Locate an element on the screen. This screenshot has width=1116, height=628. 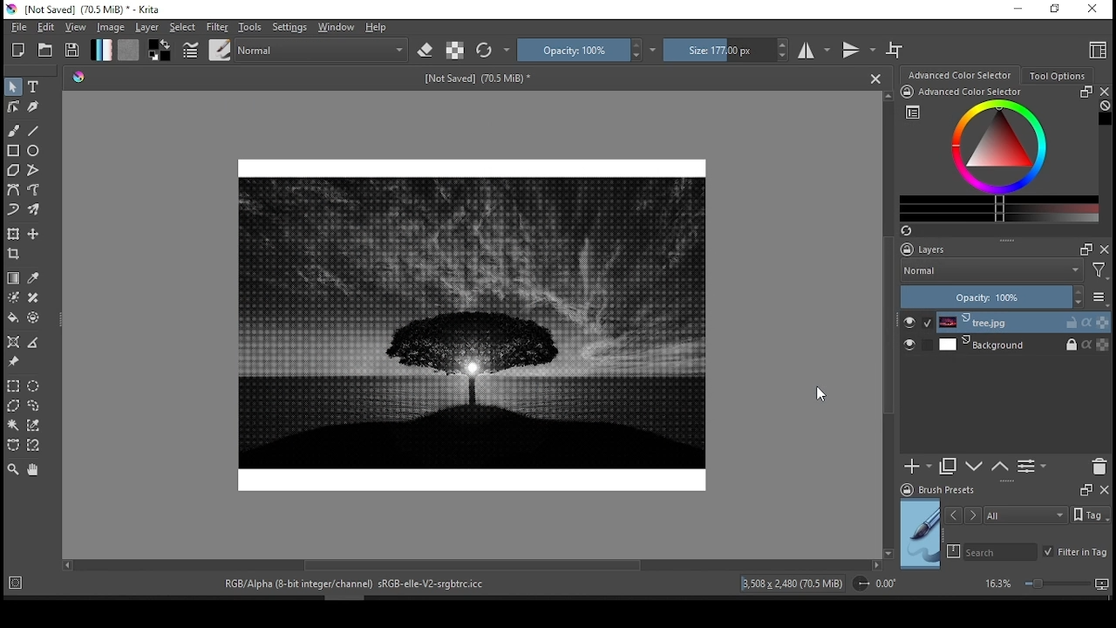
layer is located at coordinates (146, 28).